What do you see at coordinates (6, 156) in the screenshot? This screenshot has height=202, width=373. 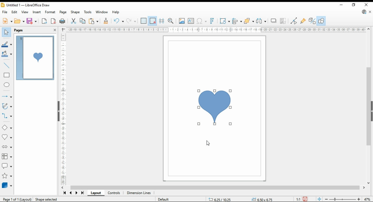 I see `flowchart` at bounding box center [6, 156].